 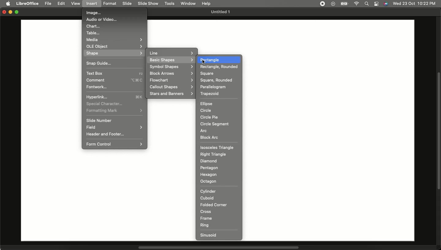 I want to click on Image, so click(x=93, y=13).